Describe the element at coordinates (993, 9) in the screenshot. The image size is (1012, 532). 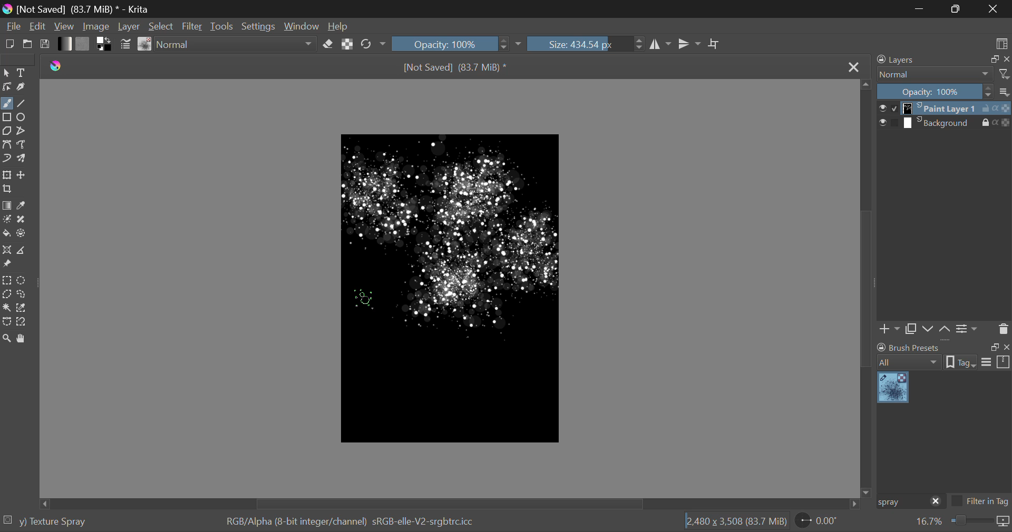
I see `Close` at that location.